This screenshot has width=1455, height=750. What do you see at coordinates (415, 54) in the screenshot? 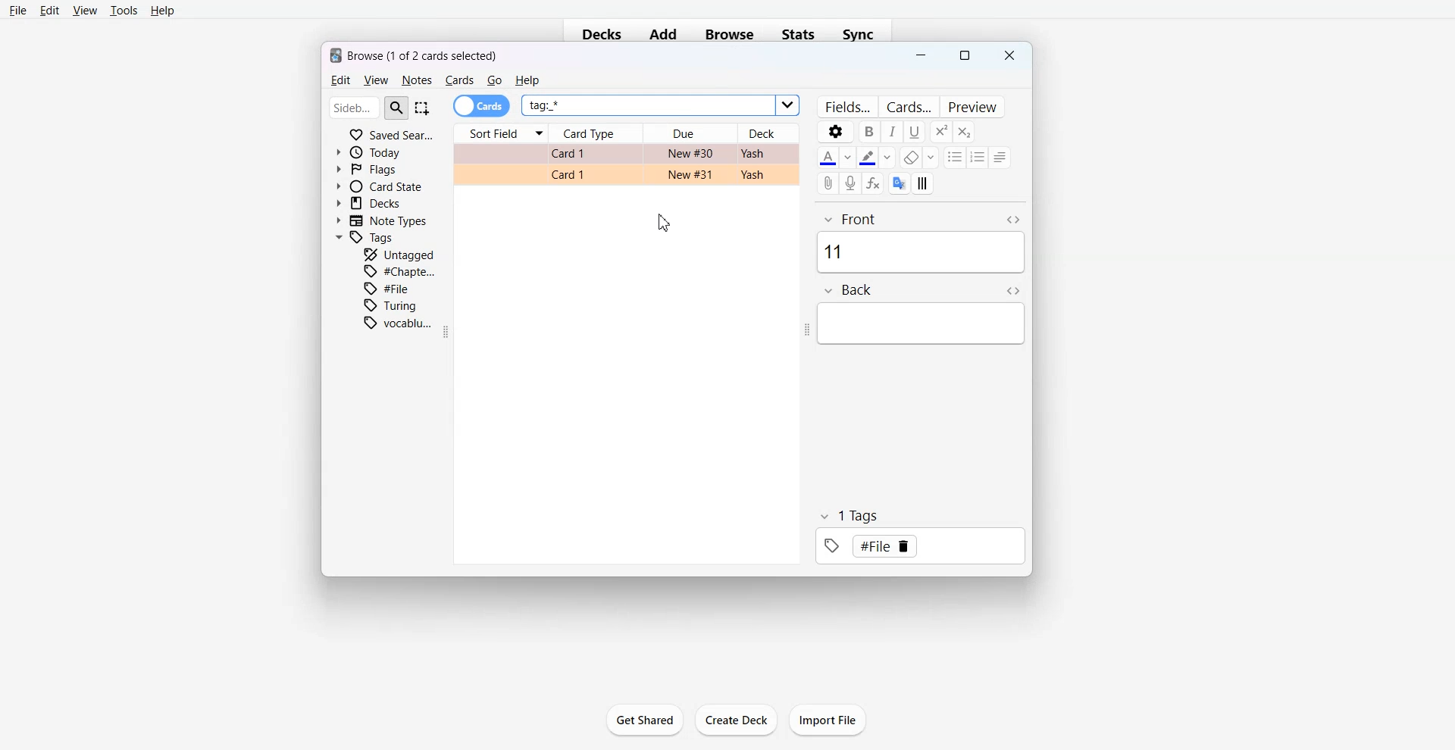
I see `Text` at bounding box center [415, 54].